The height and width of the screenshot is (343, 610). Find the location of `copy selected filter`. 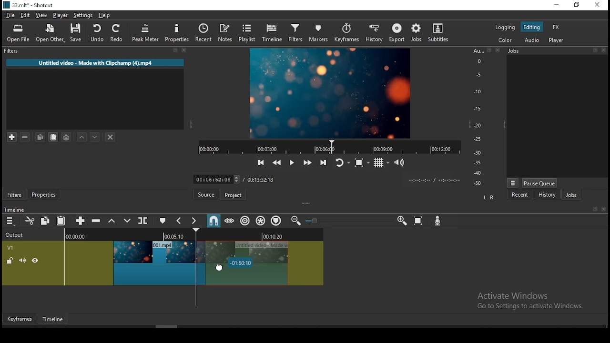

copy selected filter is located at coordinates (41, 137).